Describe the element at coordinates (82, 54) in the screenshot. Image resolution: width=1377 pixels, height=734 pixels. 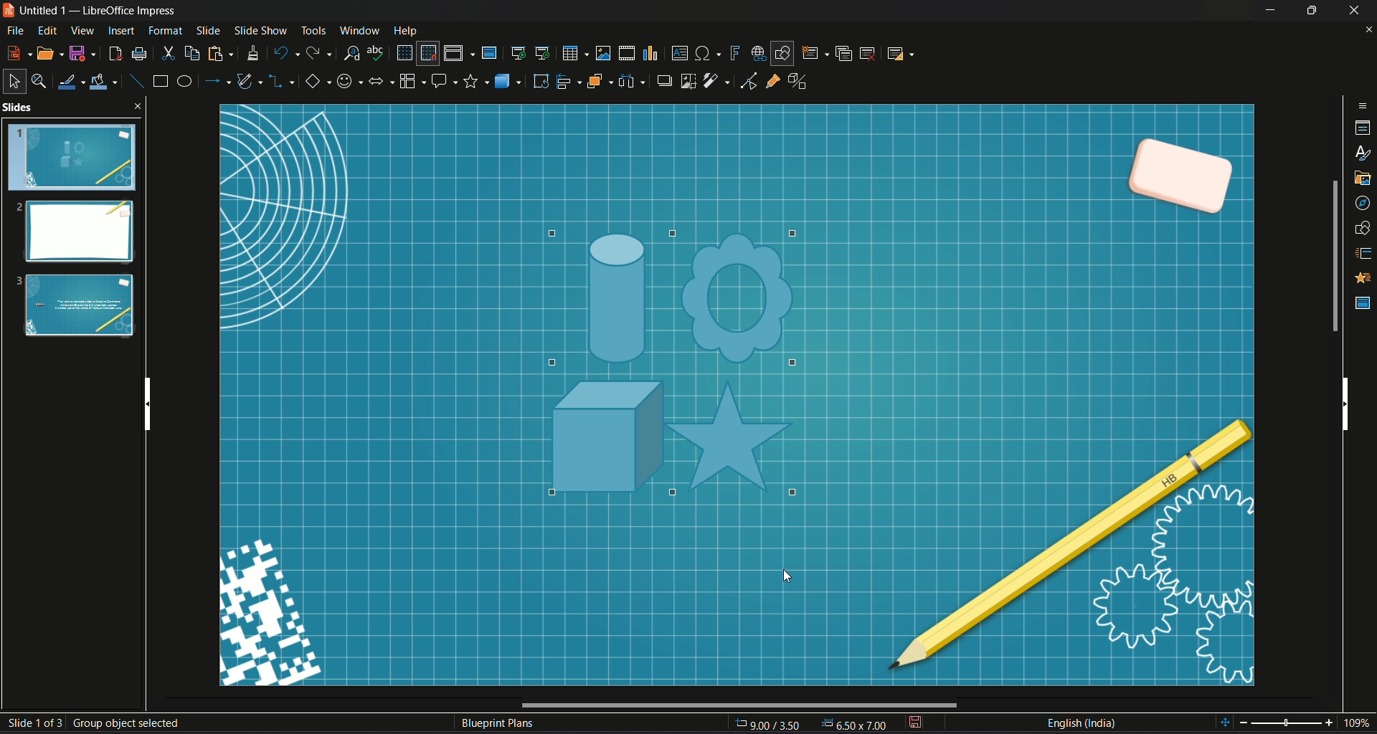
I see `Save` at that location.